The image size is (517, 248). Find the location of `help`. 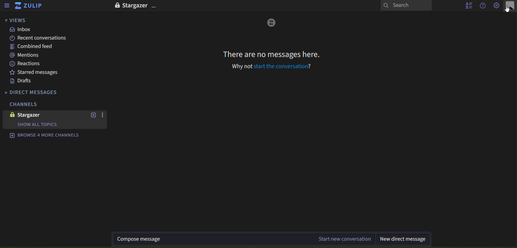

help is located at coordinates (483, 5).